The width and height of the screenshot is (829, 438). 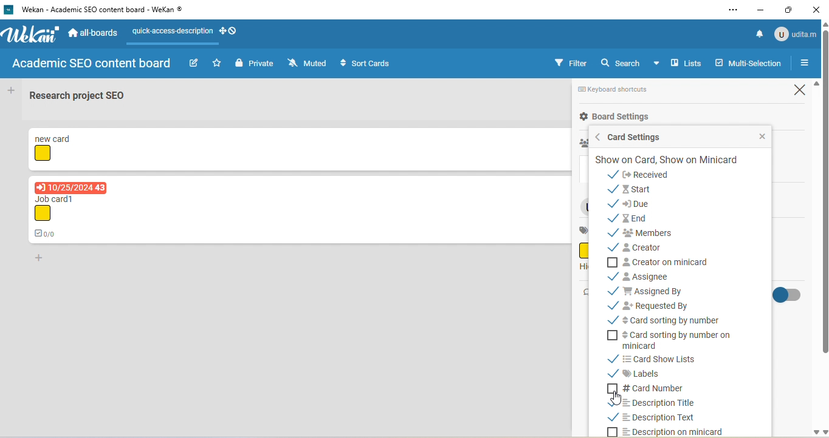 What do you see at coordinates (650, 304) in the screenshot?
I see `requested by` at bounding box center [650, 304].